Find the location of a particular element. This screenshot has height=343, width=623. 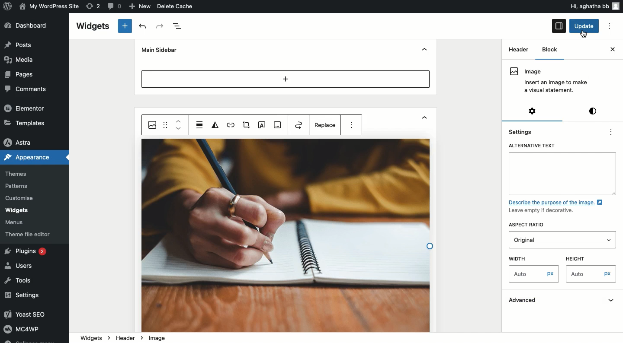

Advanced is located at coordinates (563, 301).